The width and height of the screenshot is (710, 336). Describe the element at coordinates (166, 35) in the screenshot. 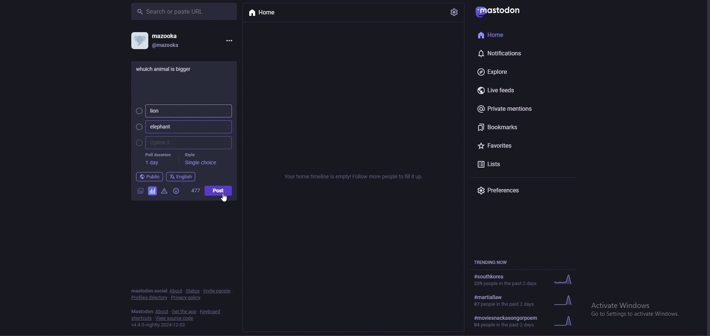

I see `mazooka` at that location.